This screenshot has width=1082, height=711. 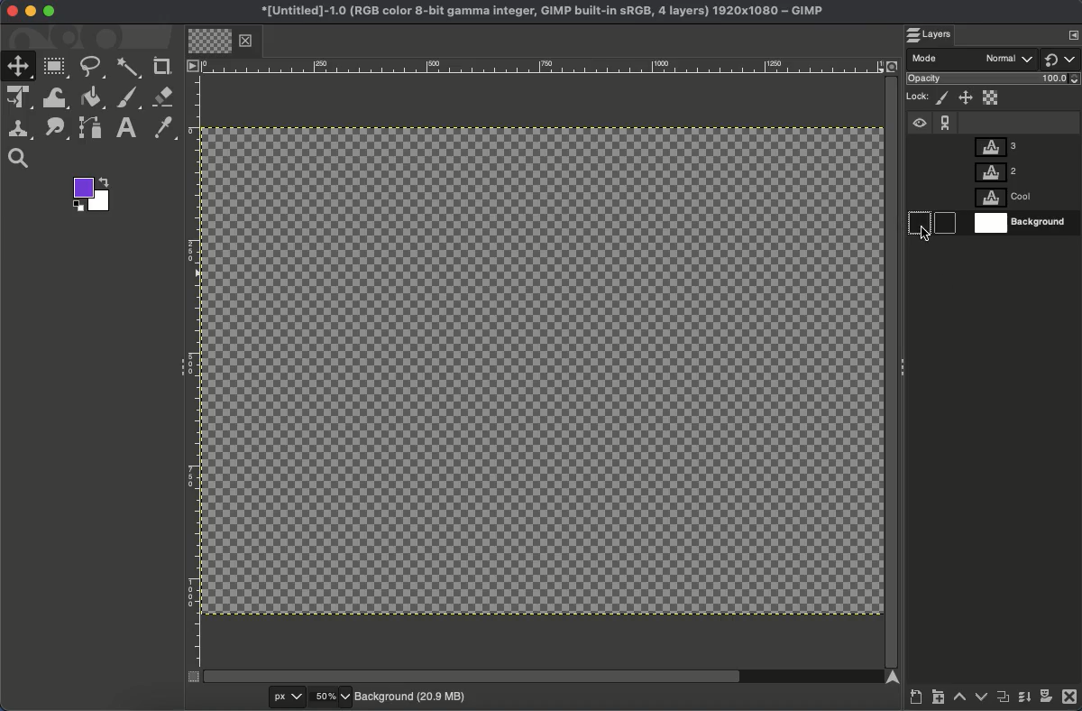 I want to click on Switch, so click(x=1061, y=59).